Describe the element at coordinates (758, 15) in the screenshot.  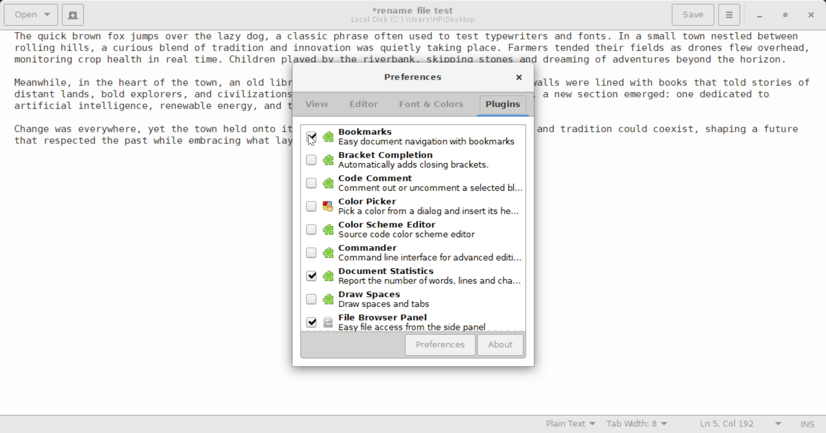
I see `Restore Down` at that location.